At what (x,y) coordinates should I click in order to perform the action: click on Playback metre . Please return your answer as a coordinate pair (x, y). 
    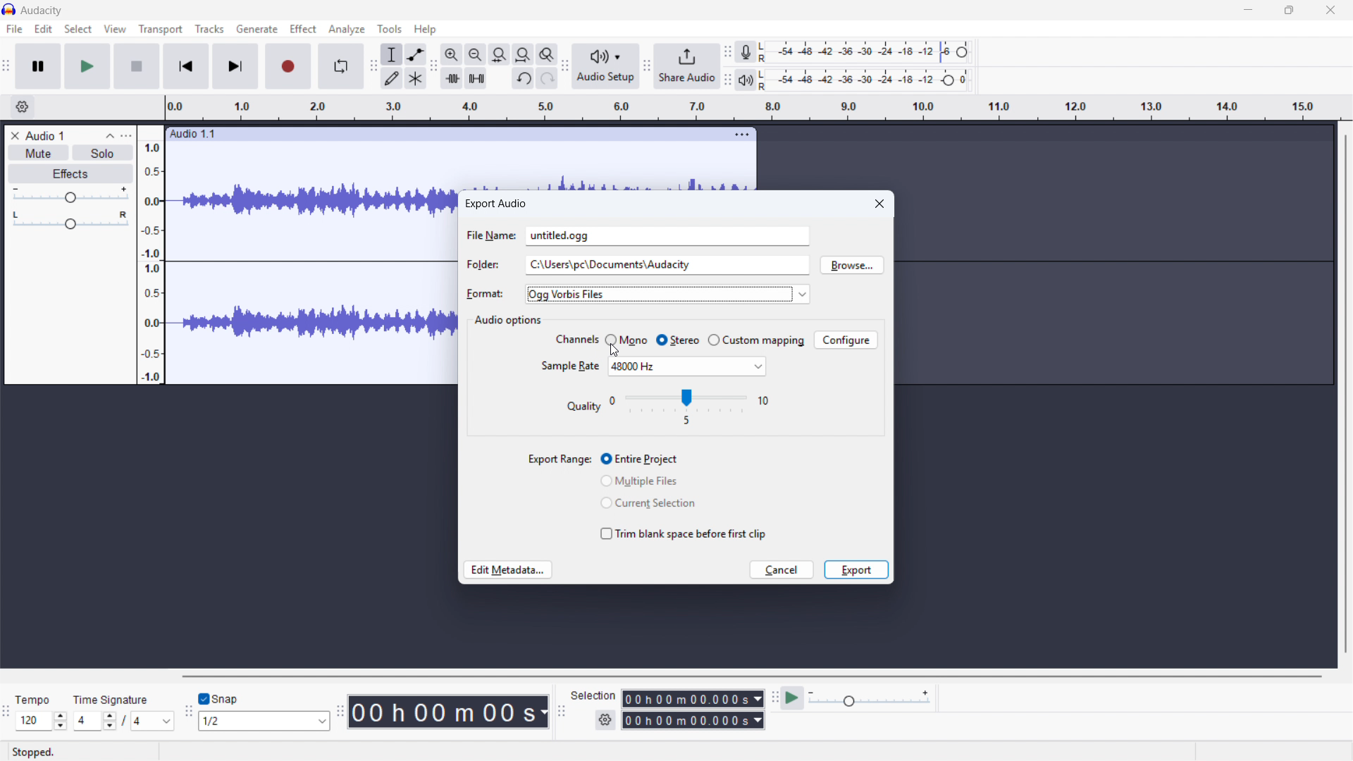
    Looking at the image, I should click on (746, 80).